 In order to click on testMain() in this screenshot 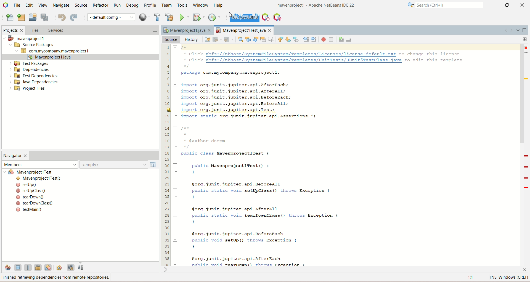, I will do `click(30, 210)`.